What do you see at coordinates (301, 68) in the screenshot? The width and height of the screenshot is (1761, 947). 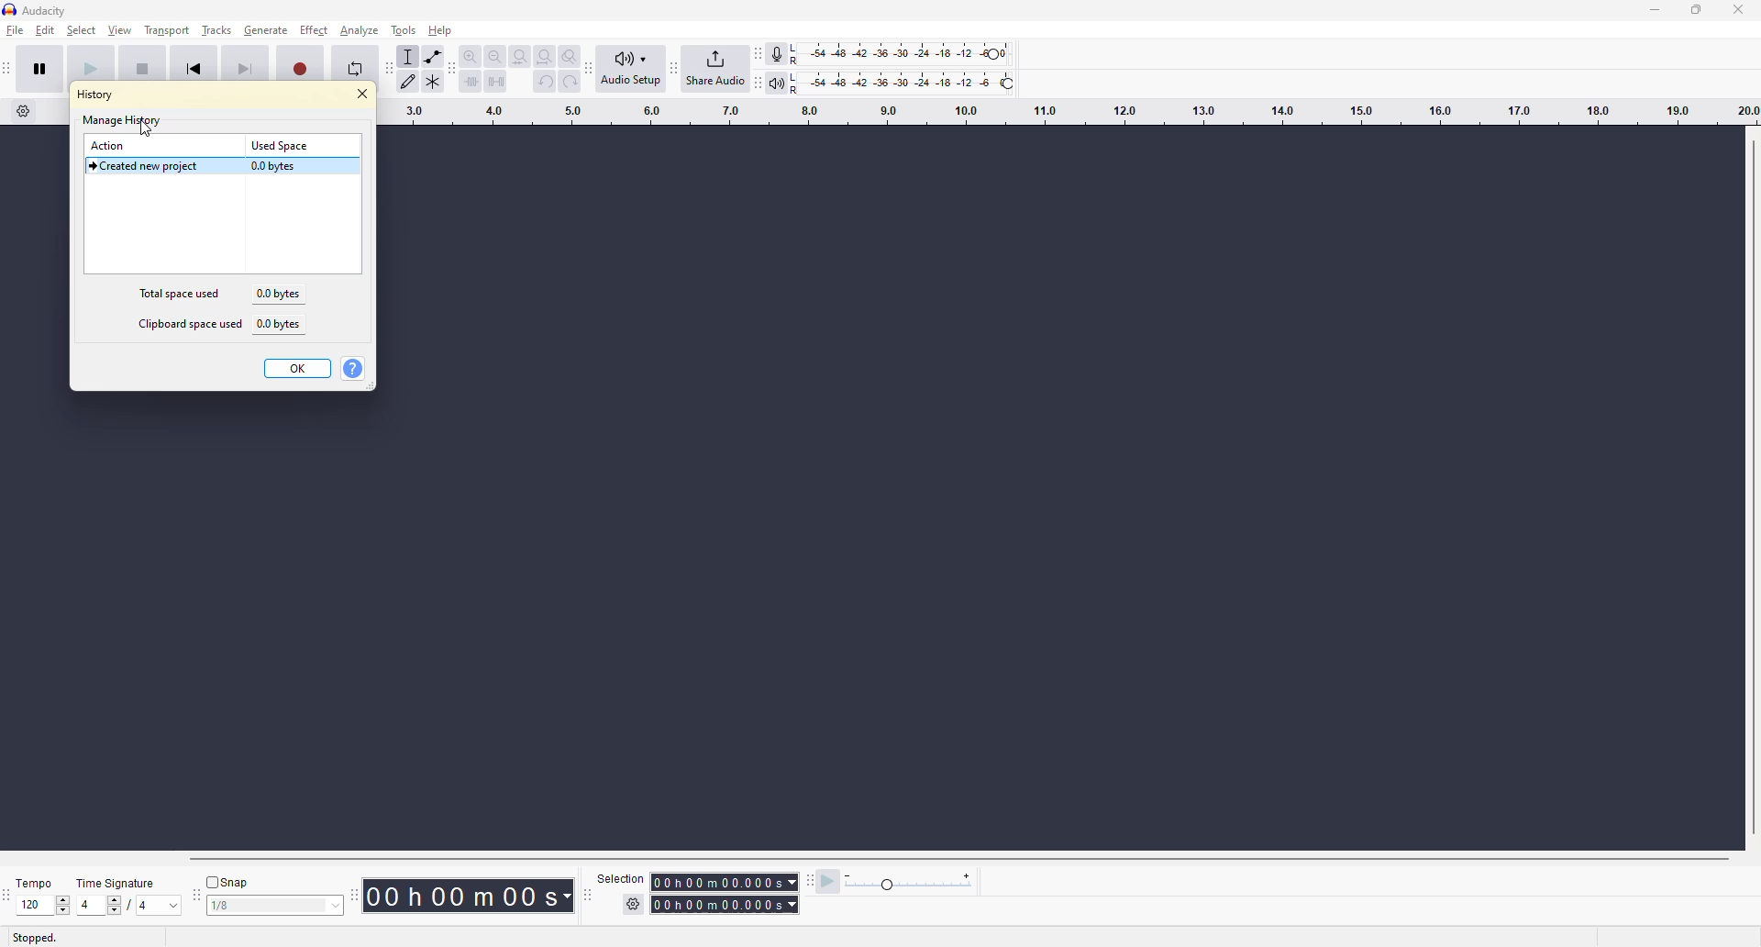 I see `record` at bounding box center [301, 68].